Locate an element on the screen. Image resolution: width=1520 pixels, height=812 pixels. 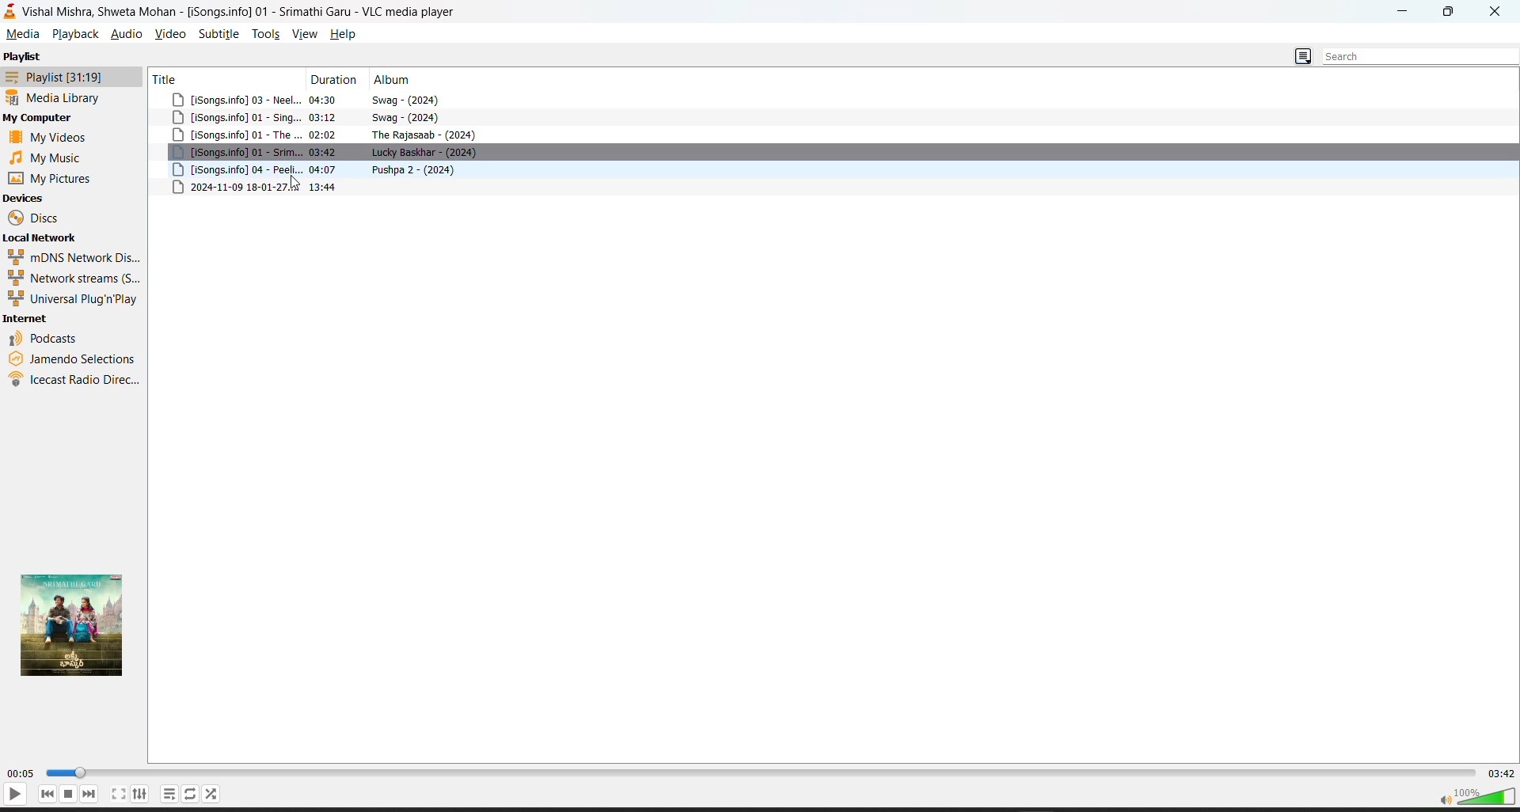
playback is located at coordinates (74, 34).